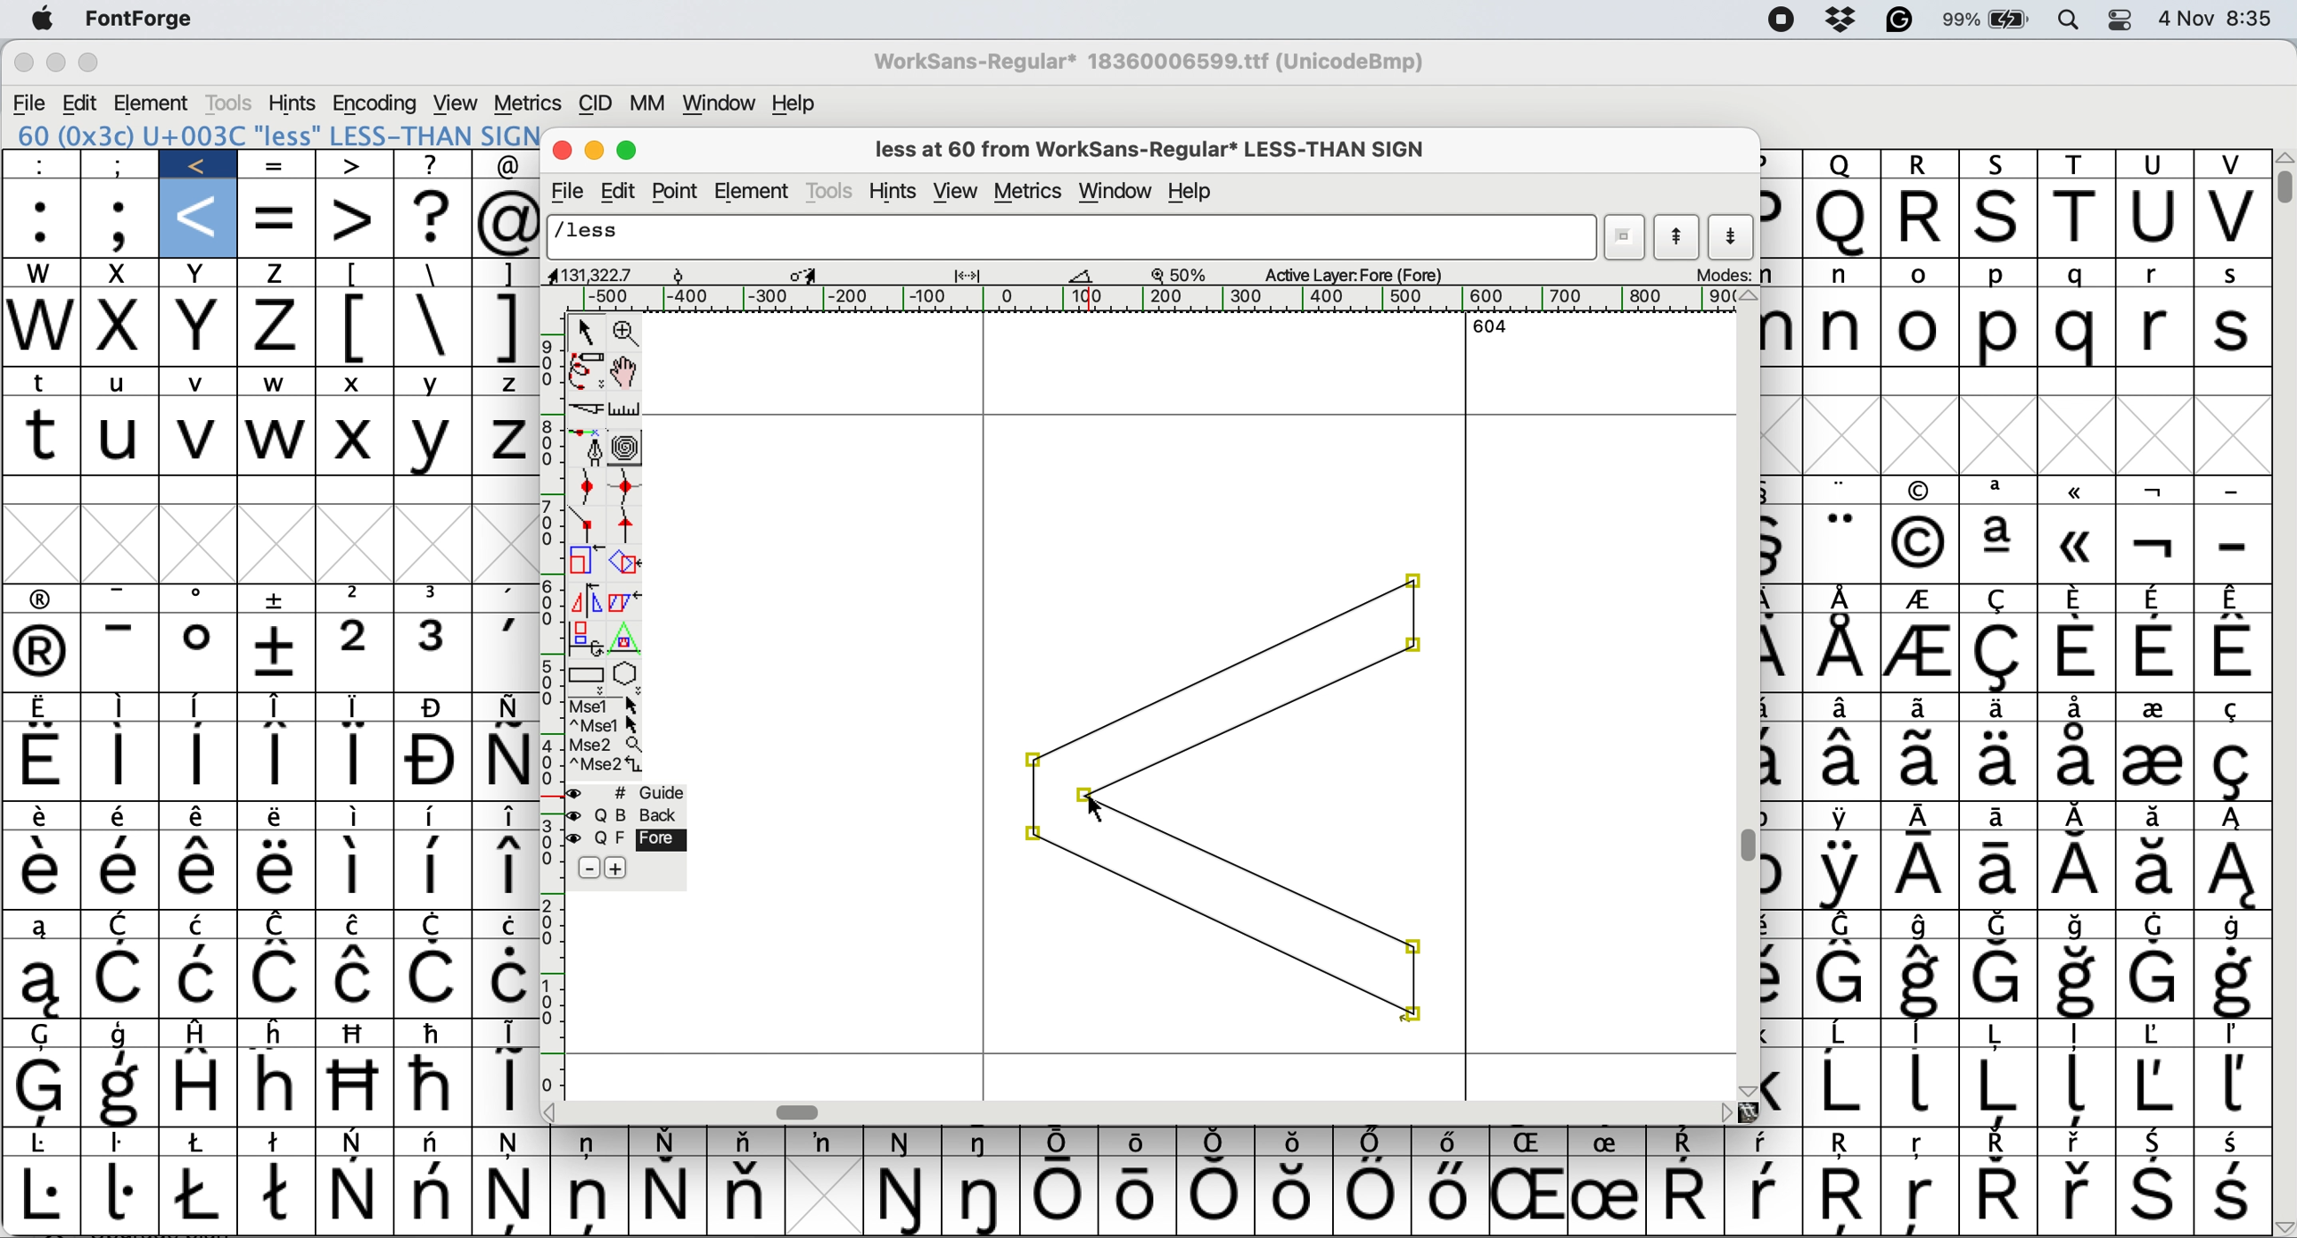 This screenshot has width=2297, height=1238. I want to click on Symbol, so click(2079, 872).